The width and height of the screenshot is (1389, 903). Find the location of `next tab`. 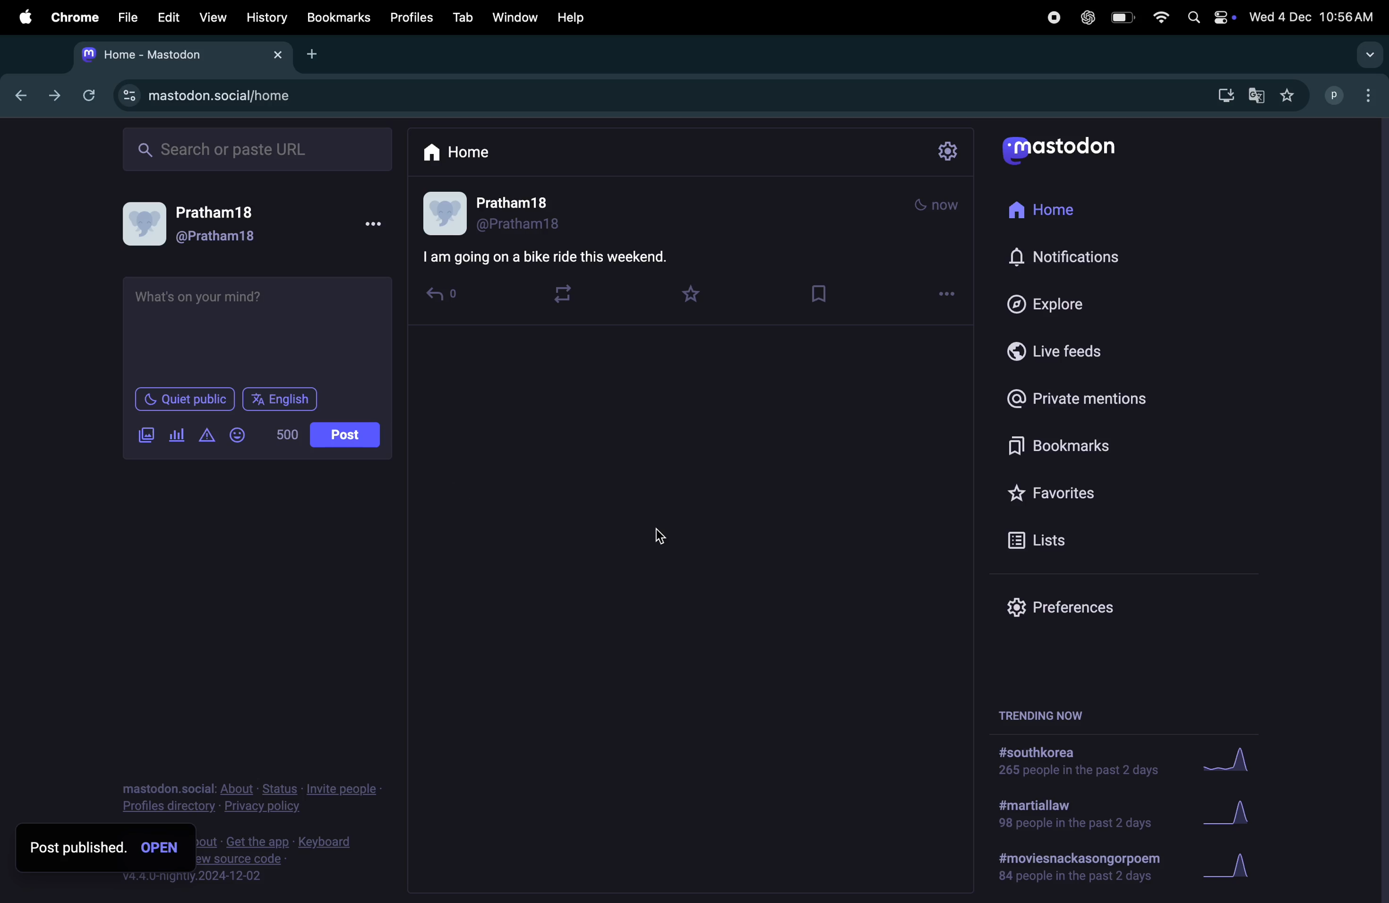

next tab is located at coordinates (60, 99).